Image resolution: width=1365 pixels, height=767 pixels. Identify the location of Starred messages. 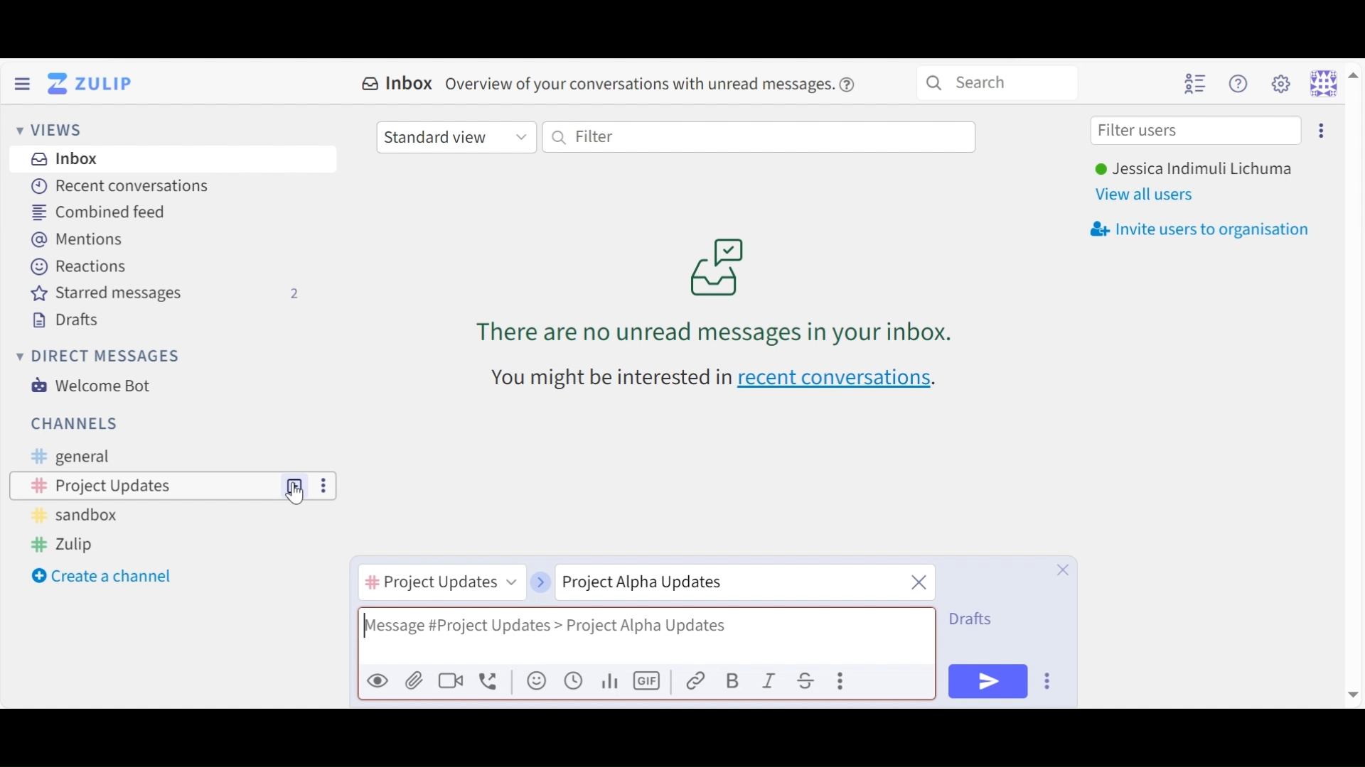
(165, 293).